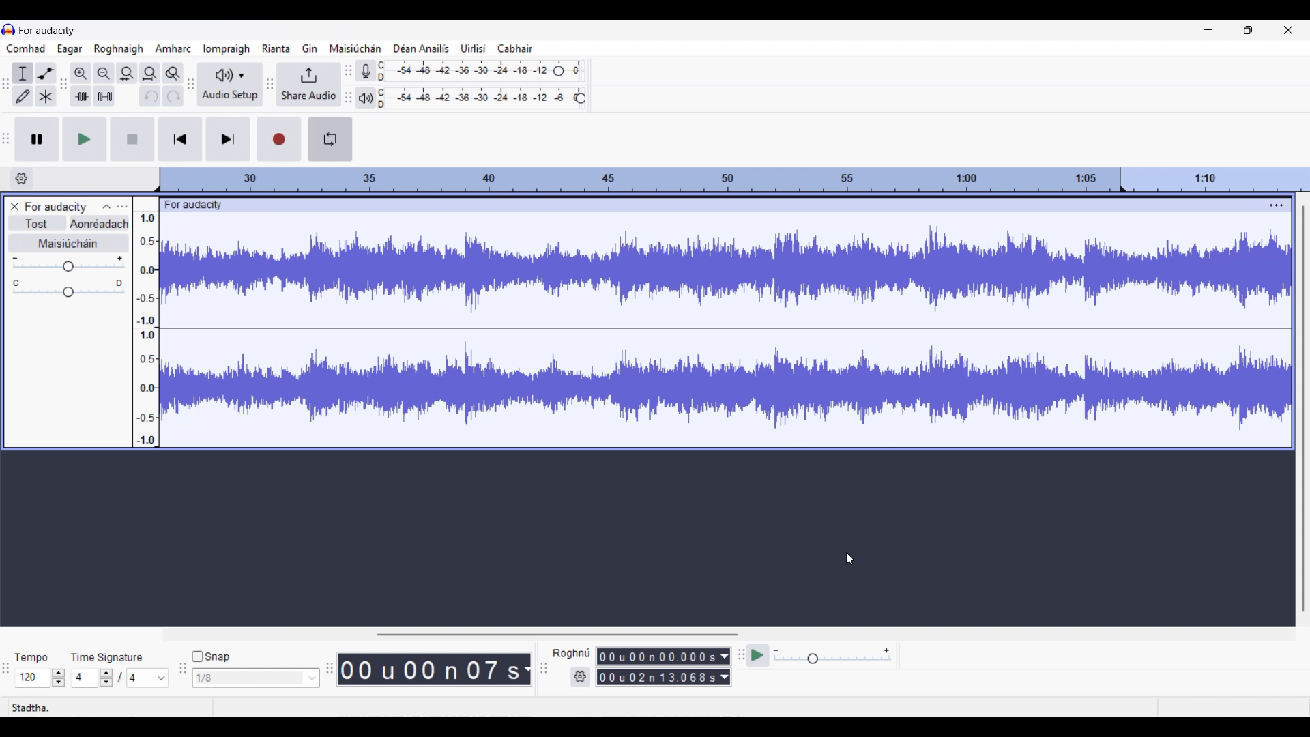 The height and width of the screenshot is (737, 1310). What do you see at coordinates (428, 669) in the screenshot?
I see `00 h 00 m 07 s` at bounding box center [428, 669].